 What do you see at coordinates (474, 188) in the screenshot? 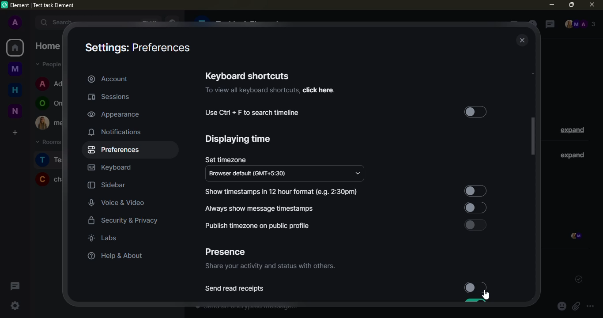
I see `enable` at bounding box center [474, 188].